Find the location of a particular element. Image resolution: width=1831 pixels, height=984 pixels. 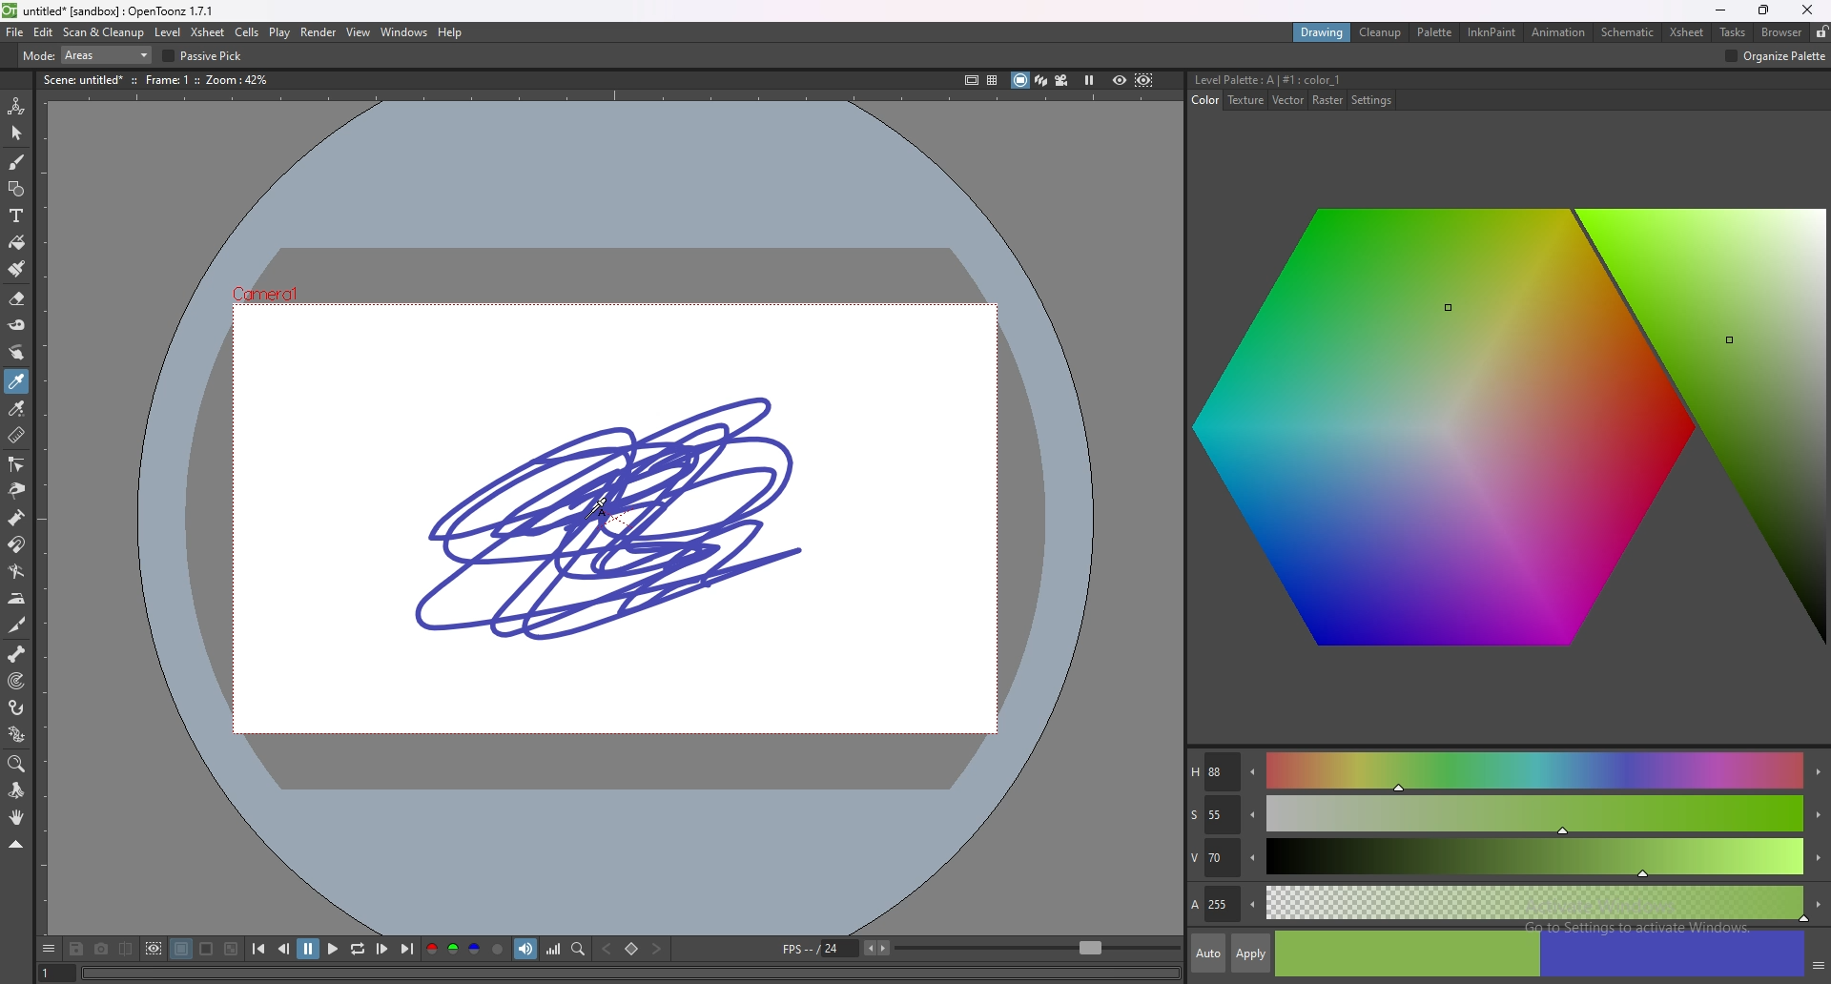

hook tool is located at coordinates (17, 707).